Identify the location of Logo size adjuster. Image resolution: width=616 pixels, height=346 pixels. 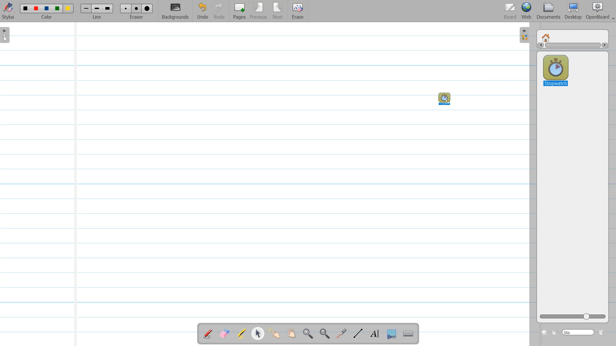
(573, 317).